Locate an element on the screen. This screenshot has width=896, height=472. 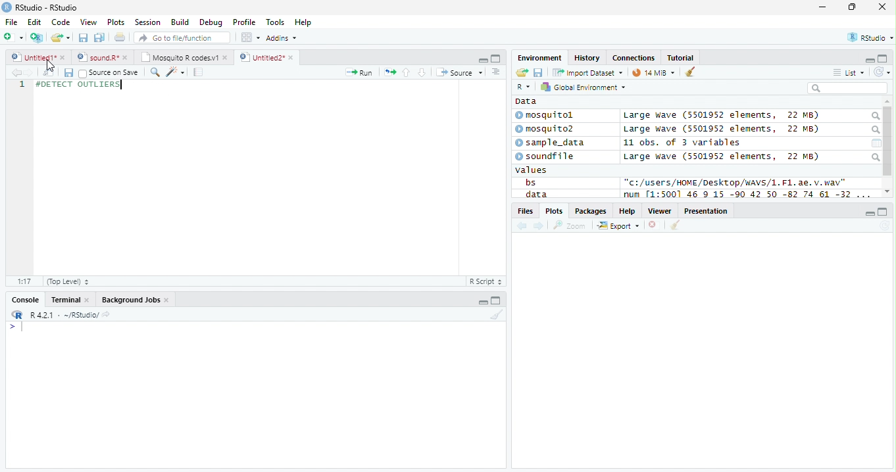
Show in new window is located at coordinates (49, 73).